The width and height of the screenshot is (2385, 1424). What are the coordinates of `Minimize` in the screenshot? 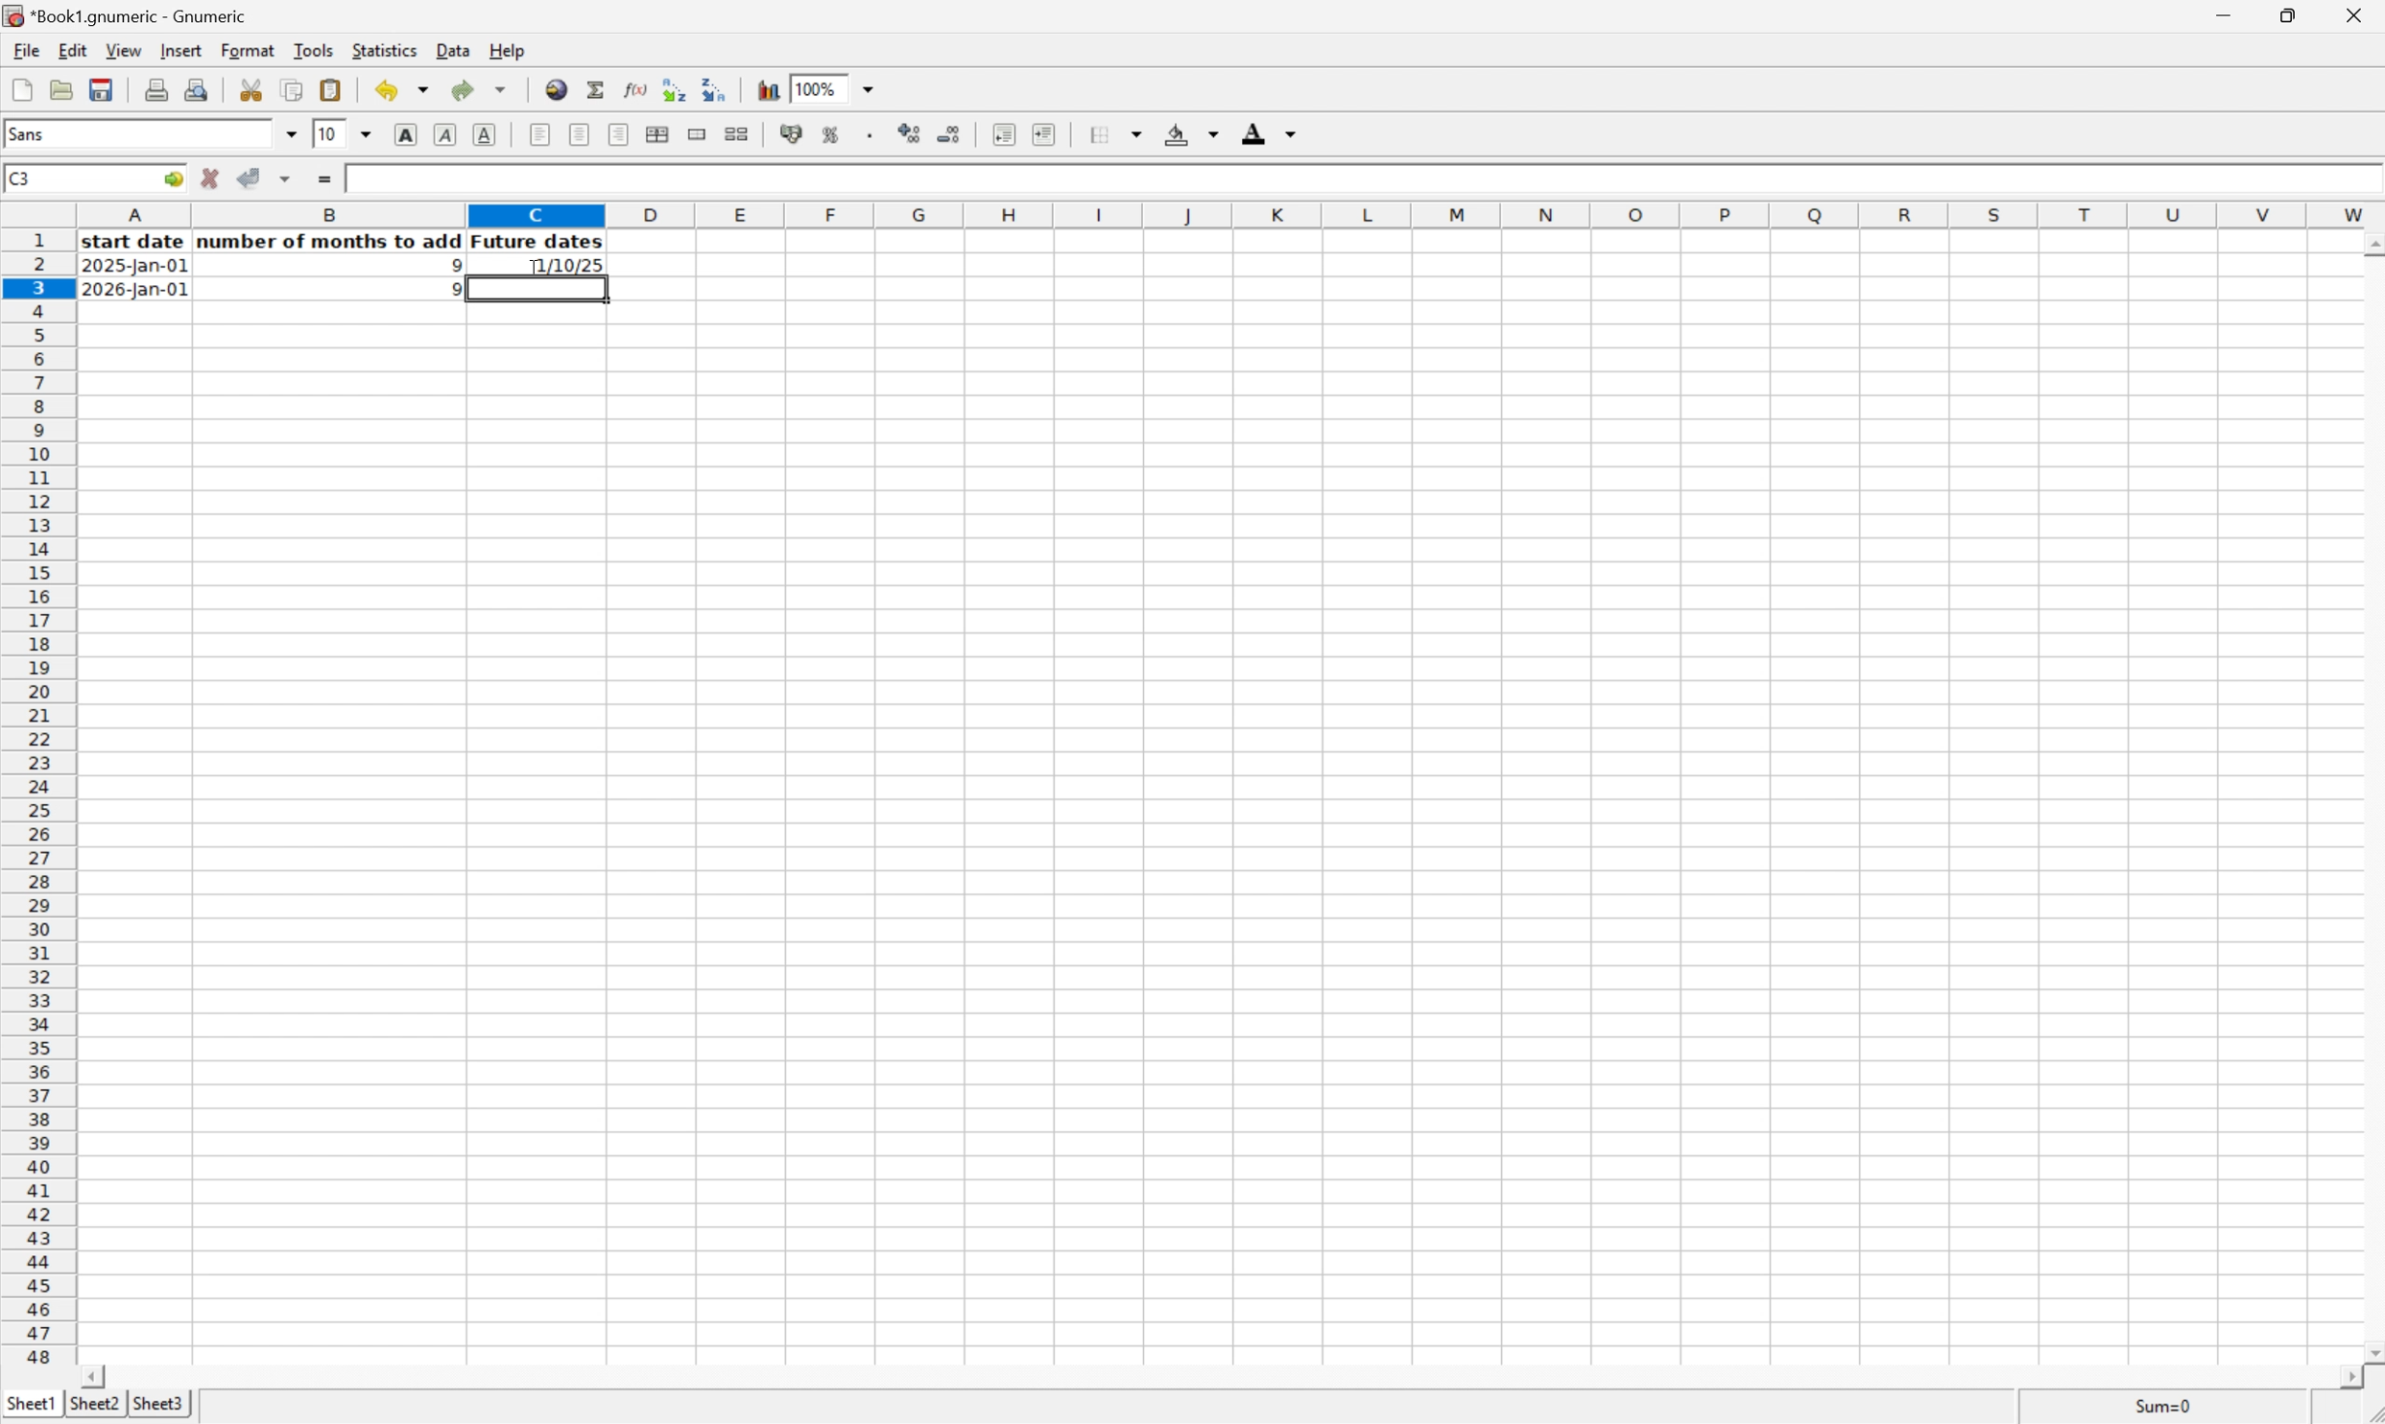 It's located at (2221, 12).